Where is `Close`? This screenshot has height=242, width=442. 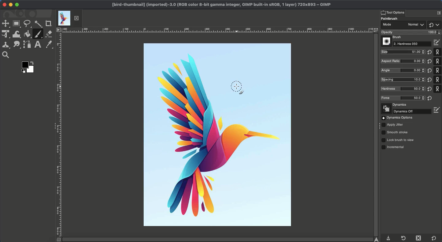 Close is located at coordinates (5, 5).